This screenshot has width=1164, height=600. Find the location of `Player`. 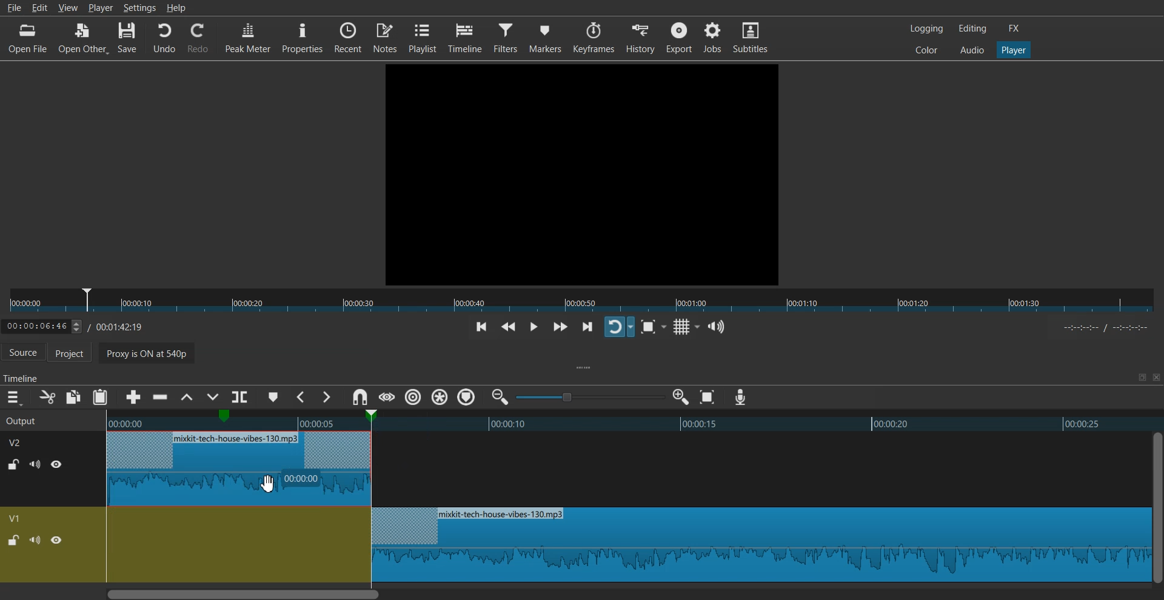

Player is located at coordinates (1014, 50).